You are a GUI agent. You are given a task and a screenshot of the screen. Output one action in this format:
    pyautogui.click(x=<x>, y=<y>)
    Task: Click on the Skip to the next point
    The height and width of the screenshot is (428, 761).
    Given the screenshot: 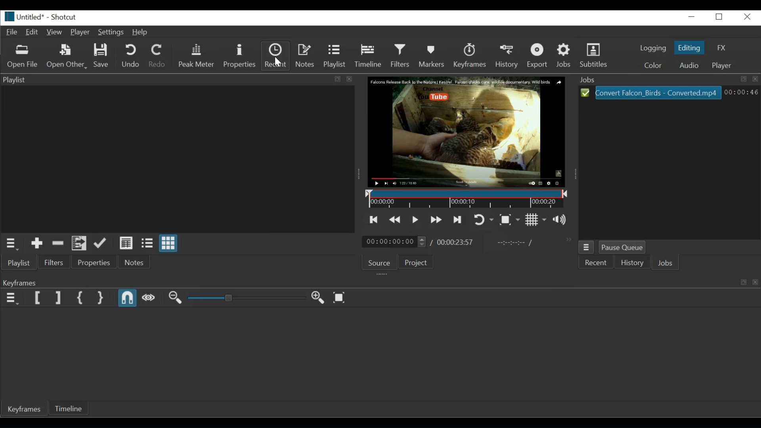 What is the action you would take?
    pyautogui.click(x=456, y=220)
    